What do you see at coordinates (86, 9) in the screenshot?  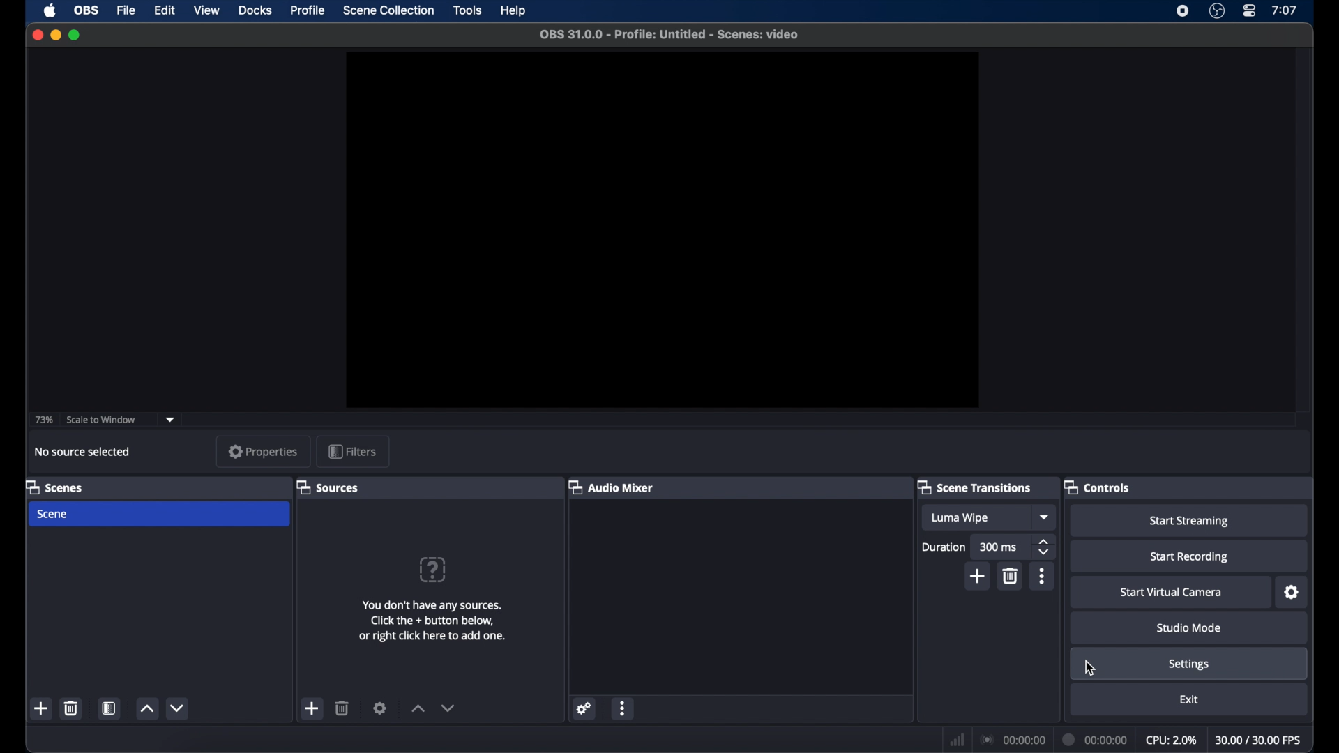 I see `obs` at bounding box center [86, 9].